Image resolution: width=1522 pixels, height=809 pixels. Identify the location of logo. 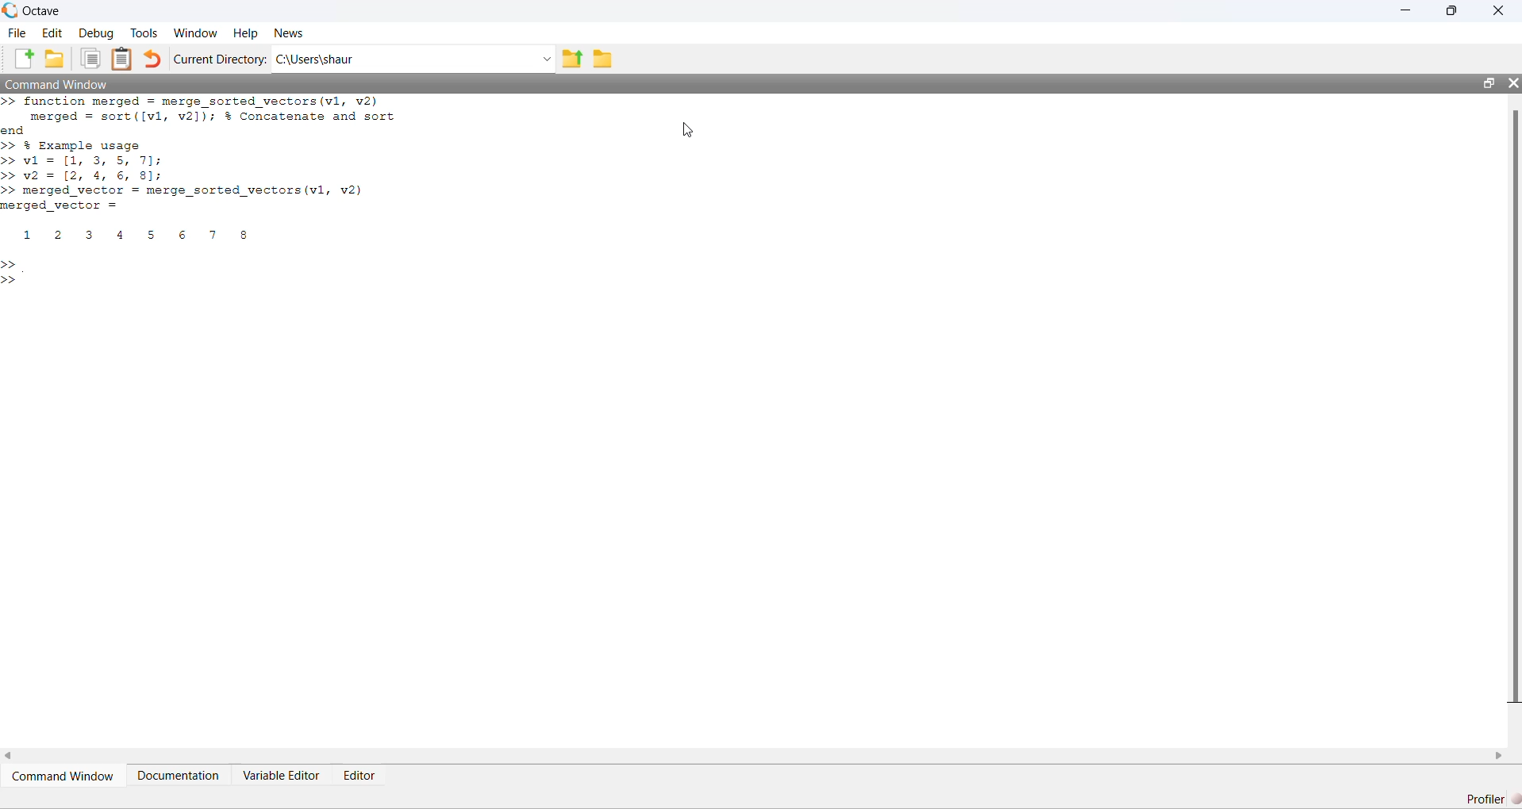
(11, 10).